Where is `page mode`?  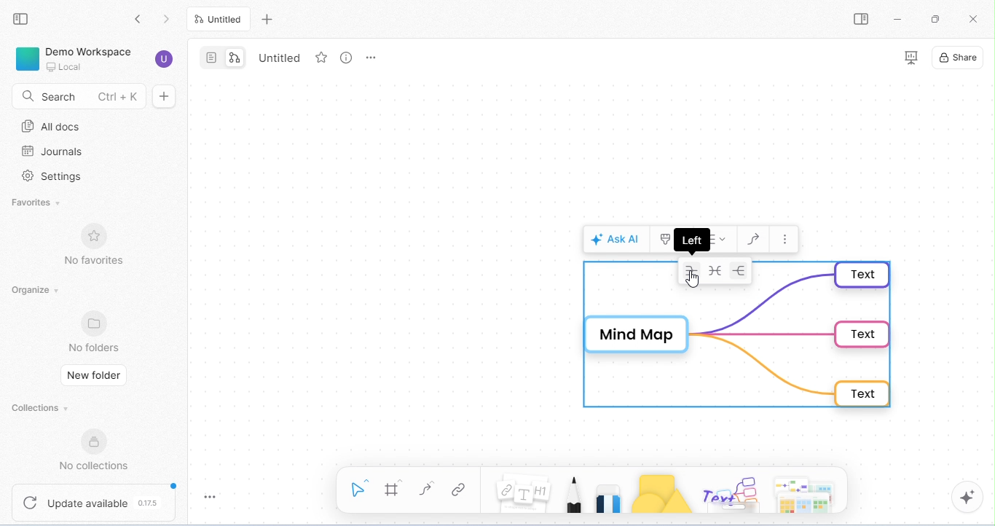 page mode is located at coordinates (211, 57).